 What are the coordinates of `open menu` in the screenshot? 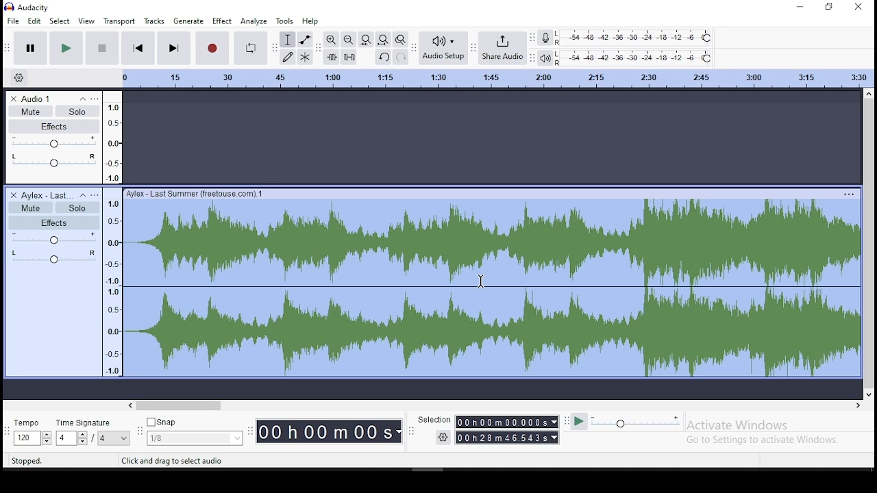 It's located at (98, 99).